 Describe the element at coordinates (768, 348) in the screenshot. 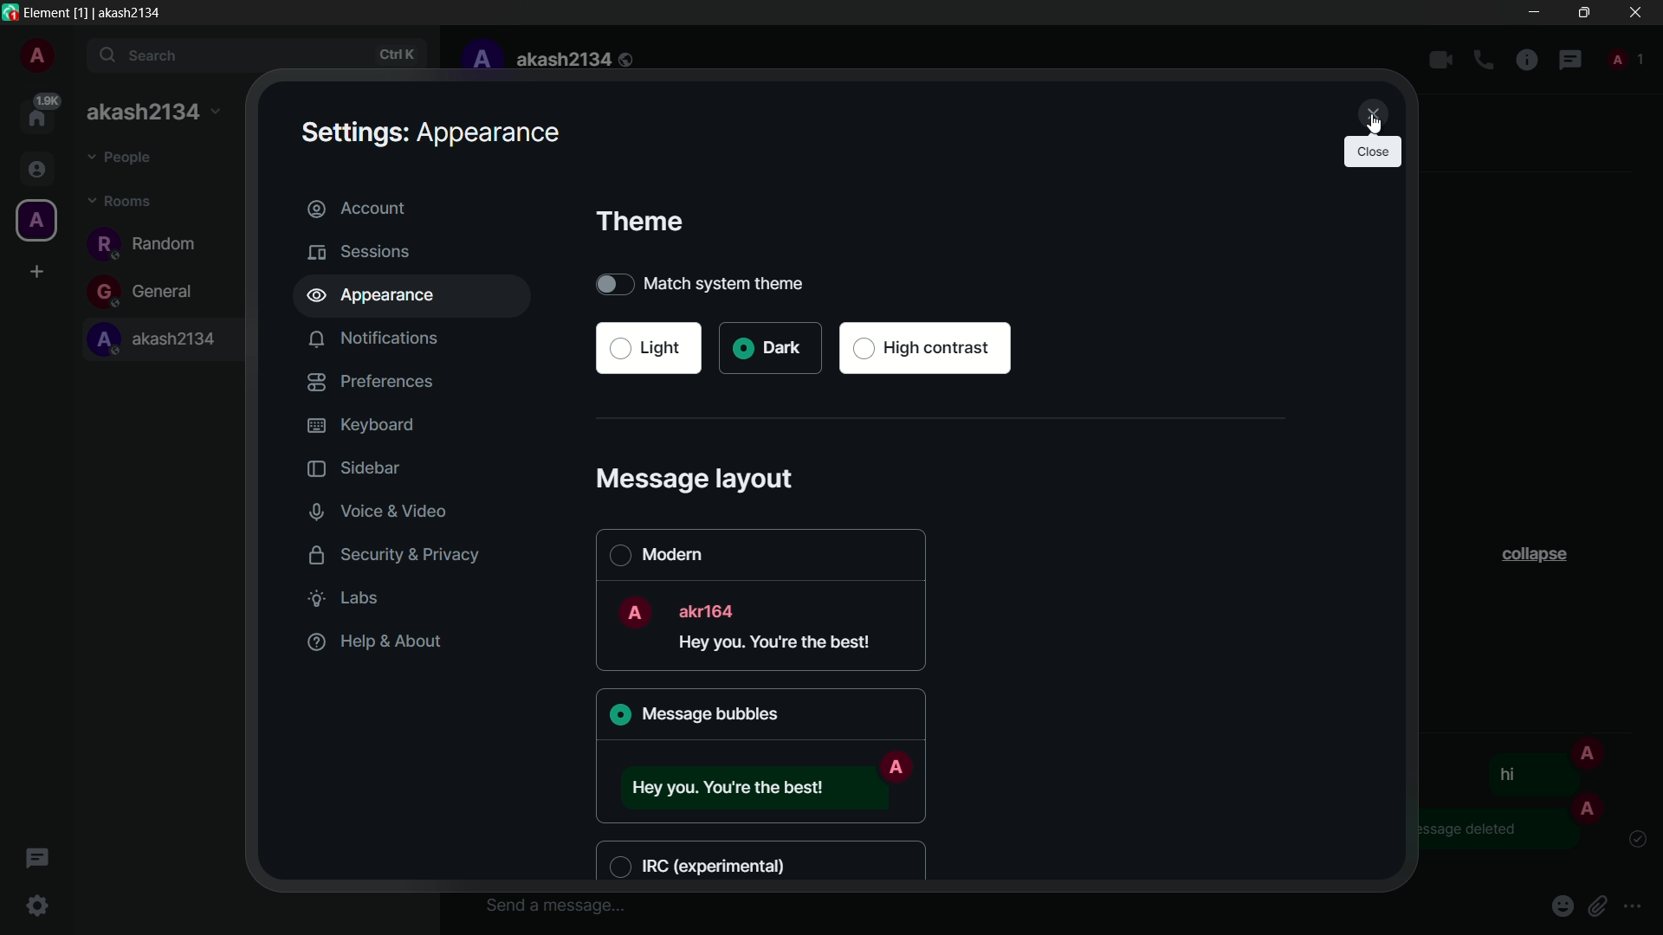

I see `dark` at that location.